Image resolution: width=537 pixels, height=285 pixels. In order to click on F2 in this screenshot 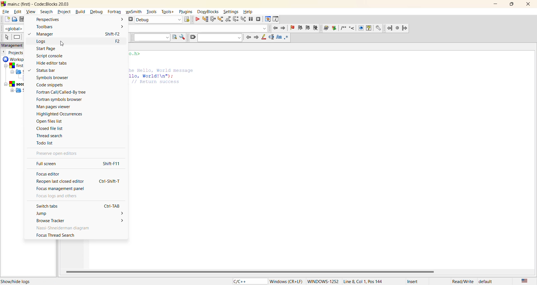, I will do `click(118, 42)`.